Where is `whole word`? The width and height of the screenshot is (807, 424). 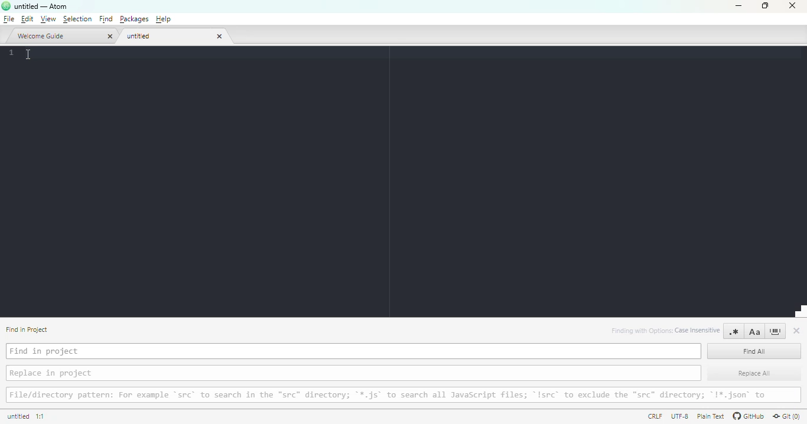 whole word is located at coordinates (775, 331).